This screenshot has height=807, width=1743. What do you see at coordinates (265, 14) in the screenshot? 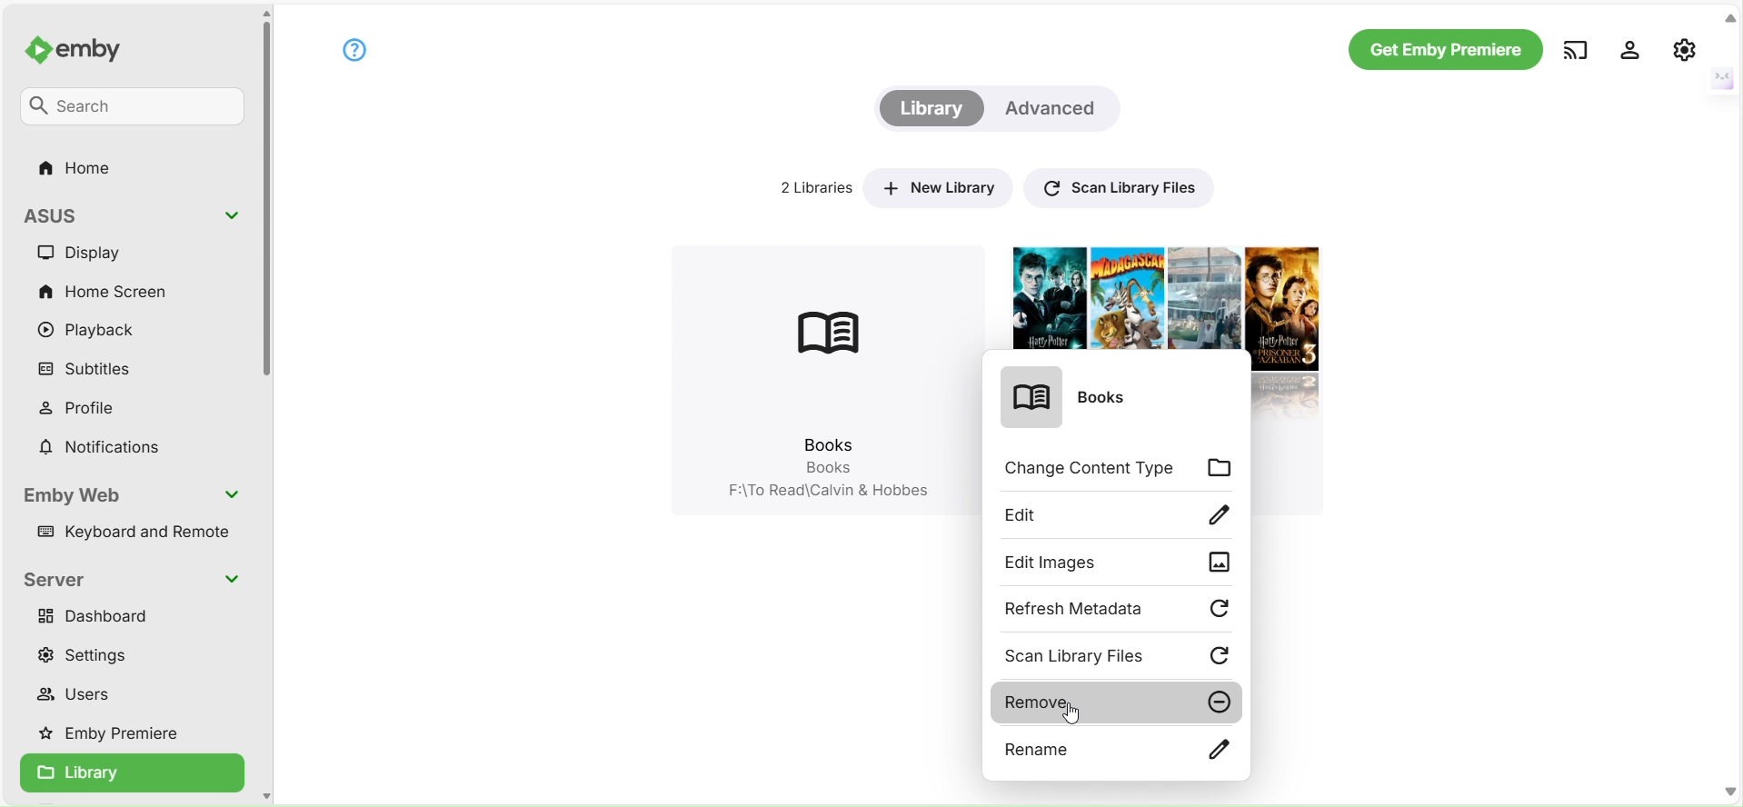
I see `move up` at bounding box center [265, 14].